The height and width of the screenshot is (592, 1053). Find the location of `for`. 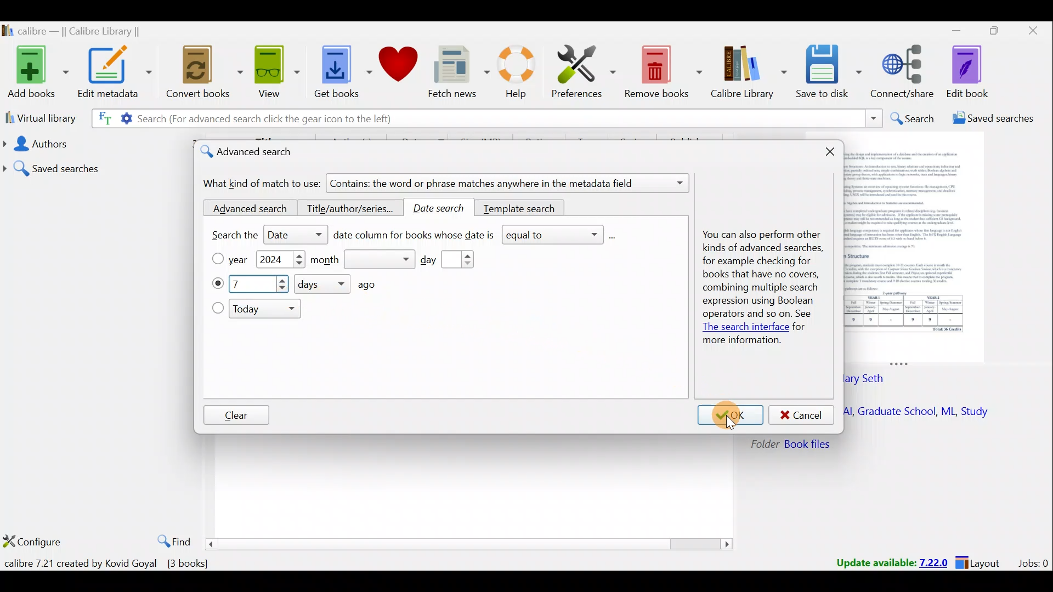

for is located at coordinates (800, 328).